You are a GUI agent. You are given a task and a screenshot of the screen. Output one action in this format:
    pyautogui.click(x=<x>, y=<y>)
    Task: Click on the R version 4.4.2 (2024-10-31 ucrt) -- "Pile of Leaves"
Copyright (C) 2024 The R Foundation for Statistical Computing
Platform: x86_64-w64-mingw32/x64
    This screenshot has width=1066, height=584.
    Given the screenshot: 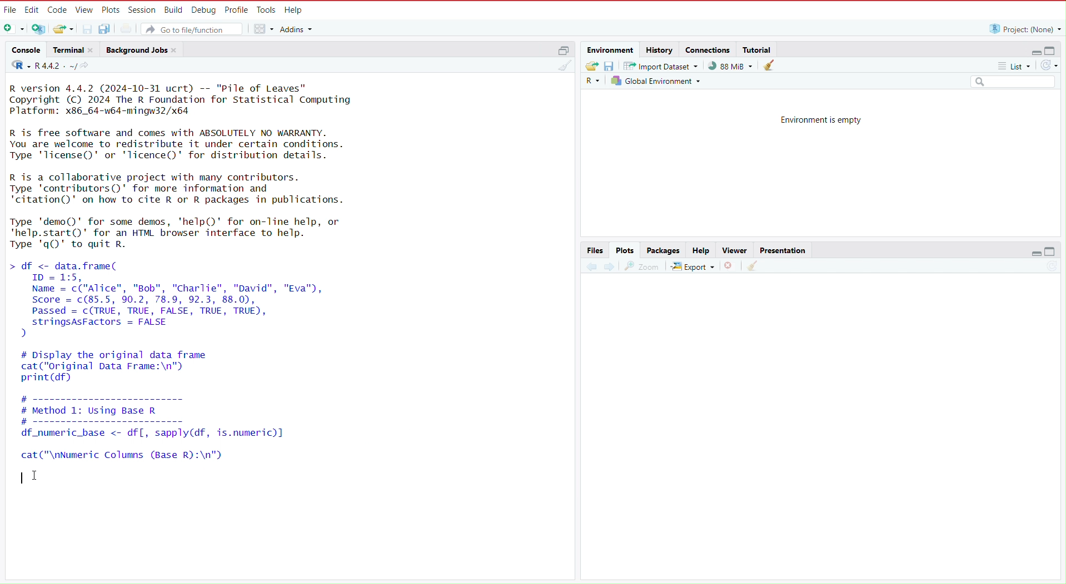 What is the action you would take?
    pyautogui.click(x=186, y=99)
    